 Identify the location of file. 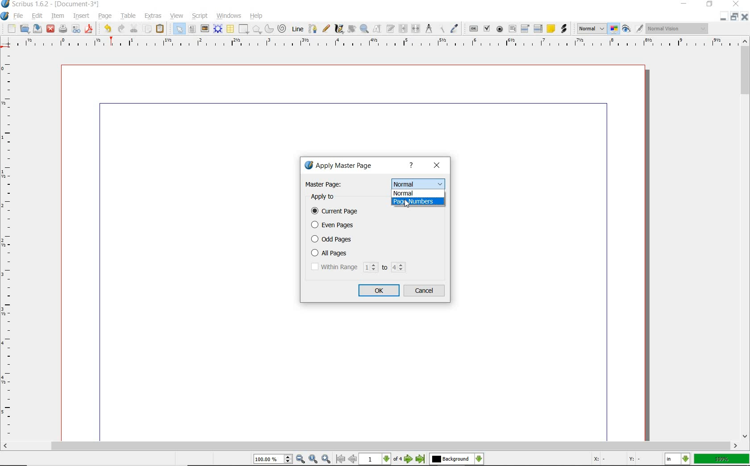
(19, 16).